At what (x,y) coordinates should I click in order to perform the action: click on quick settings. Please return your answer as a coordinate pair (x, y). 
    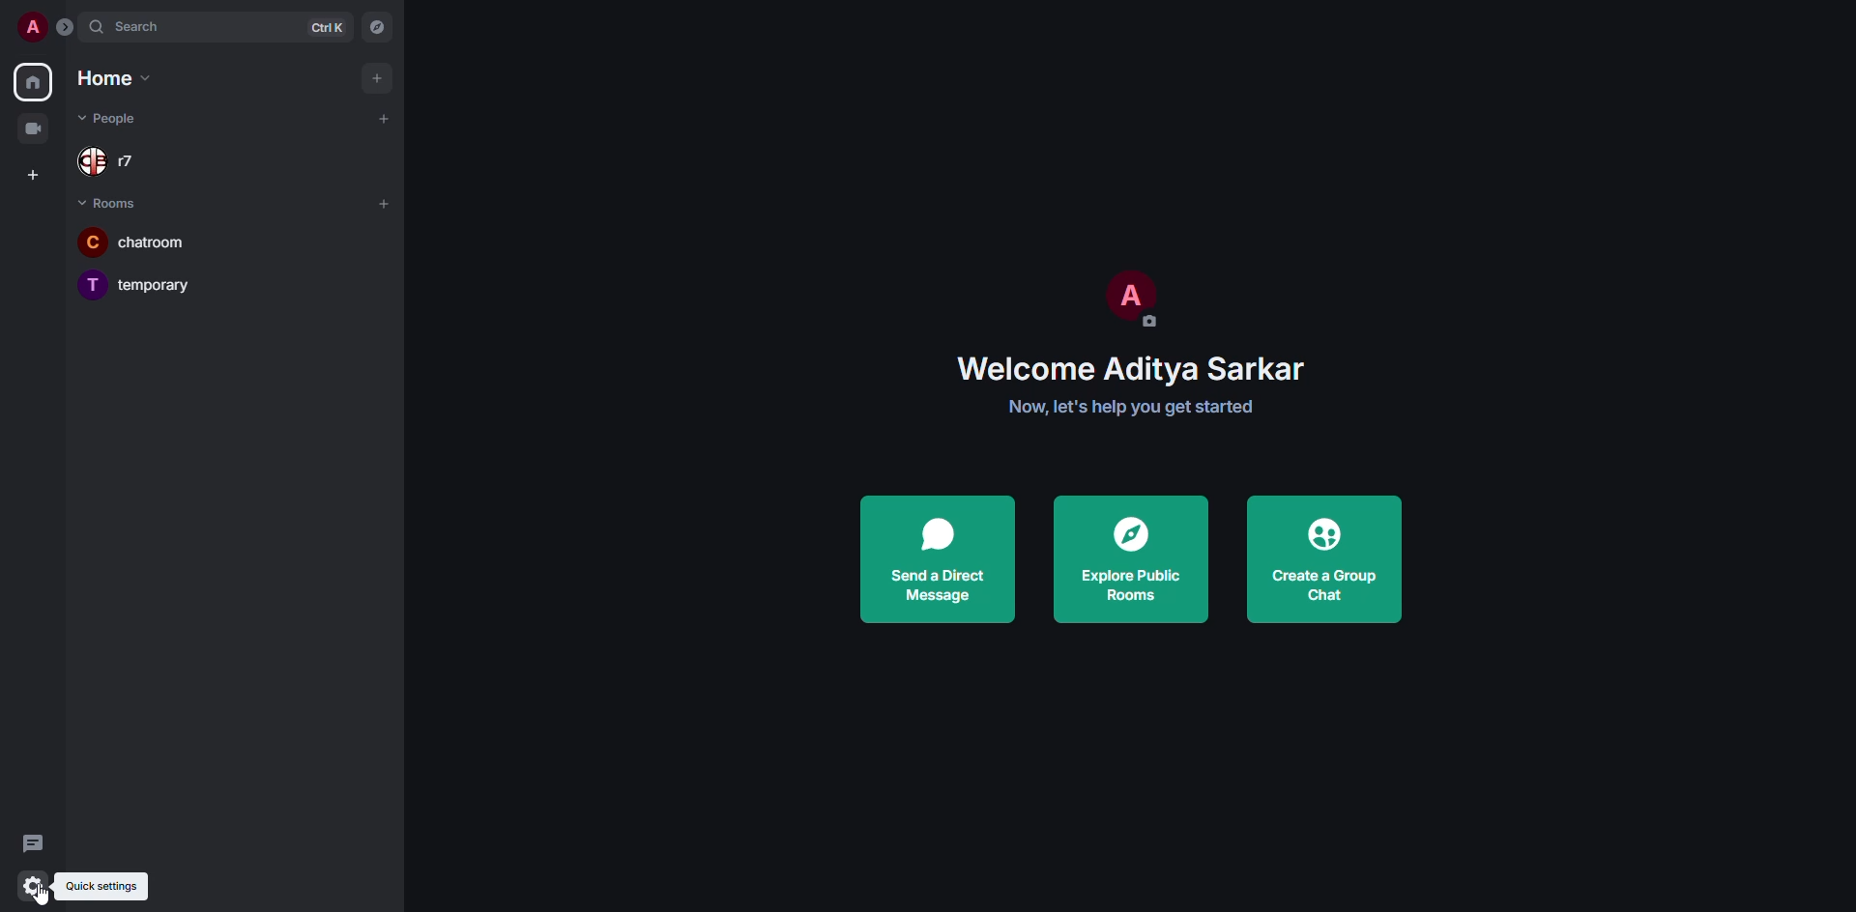
    Looking at the image, I should click on (102, 887).